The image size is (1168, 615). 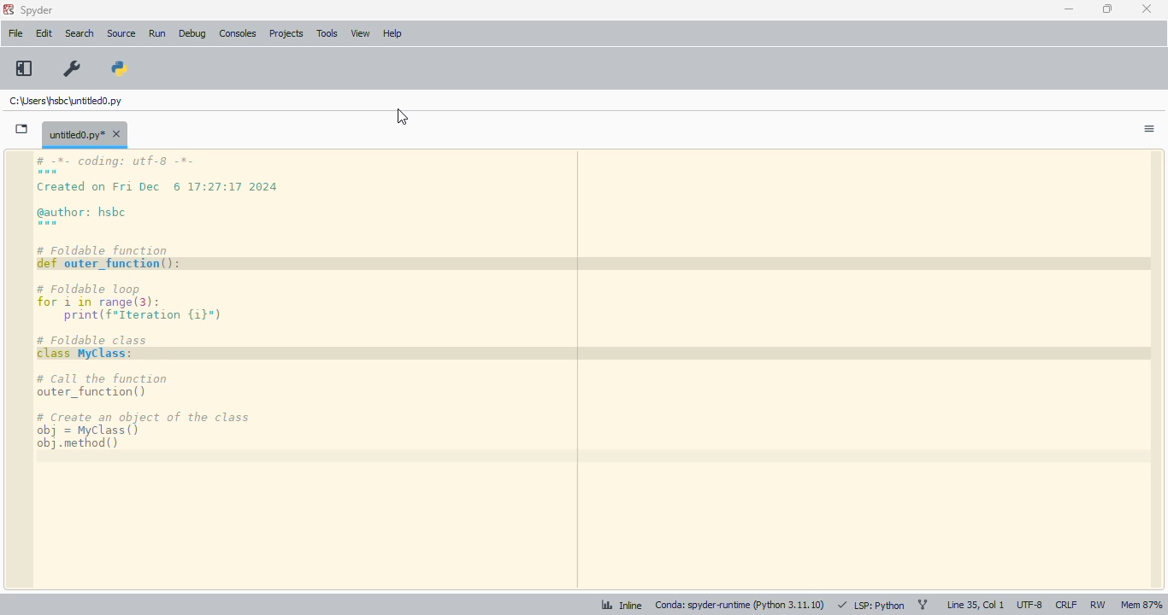 I want to click on line 35, col 1, so click(x=976, y=606).